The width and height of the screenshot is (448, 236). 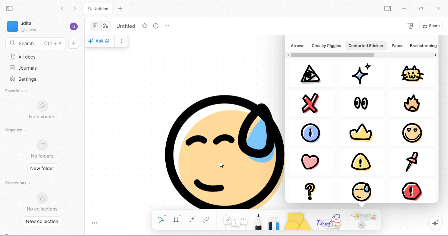 What do you see at coordinates (410, 26) in the screenshot?
I see `presentation` at bounding box center [410, 26].